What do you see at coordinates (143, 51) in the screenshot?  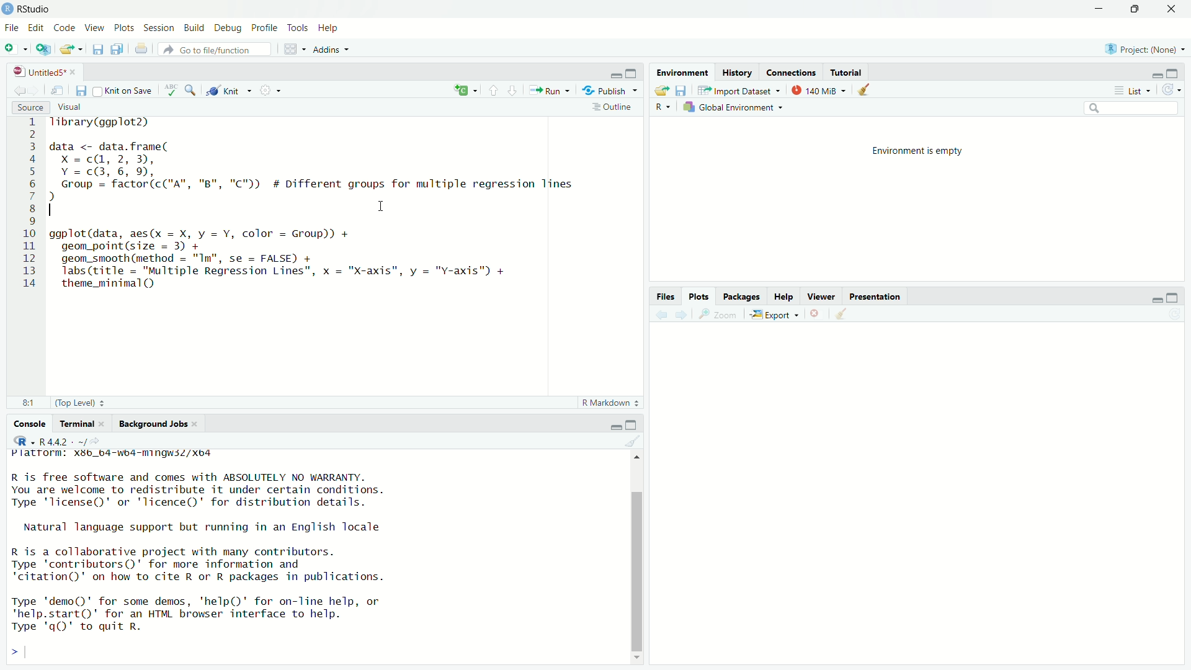 I see `print` at bounding box center [143, 51].